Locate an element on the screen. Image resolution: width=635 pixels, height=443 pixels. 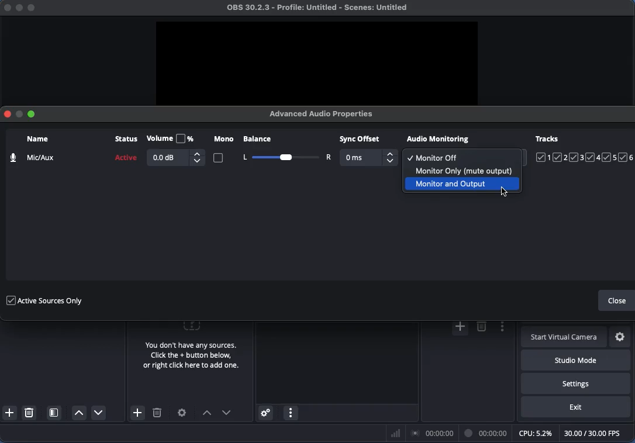
Advanced audio properties is located at coordinates (325, 113).